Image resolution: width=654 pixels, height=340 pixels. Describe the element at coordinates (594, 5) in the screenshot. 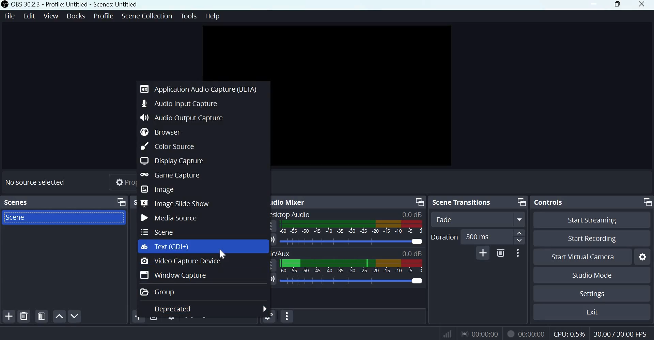

I see `Minimize` at that location.